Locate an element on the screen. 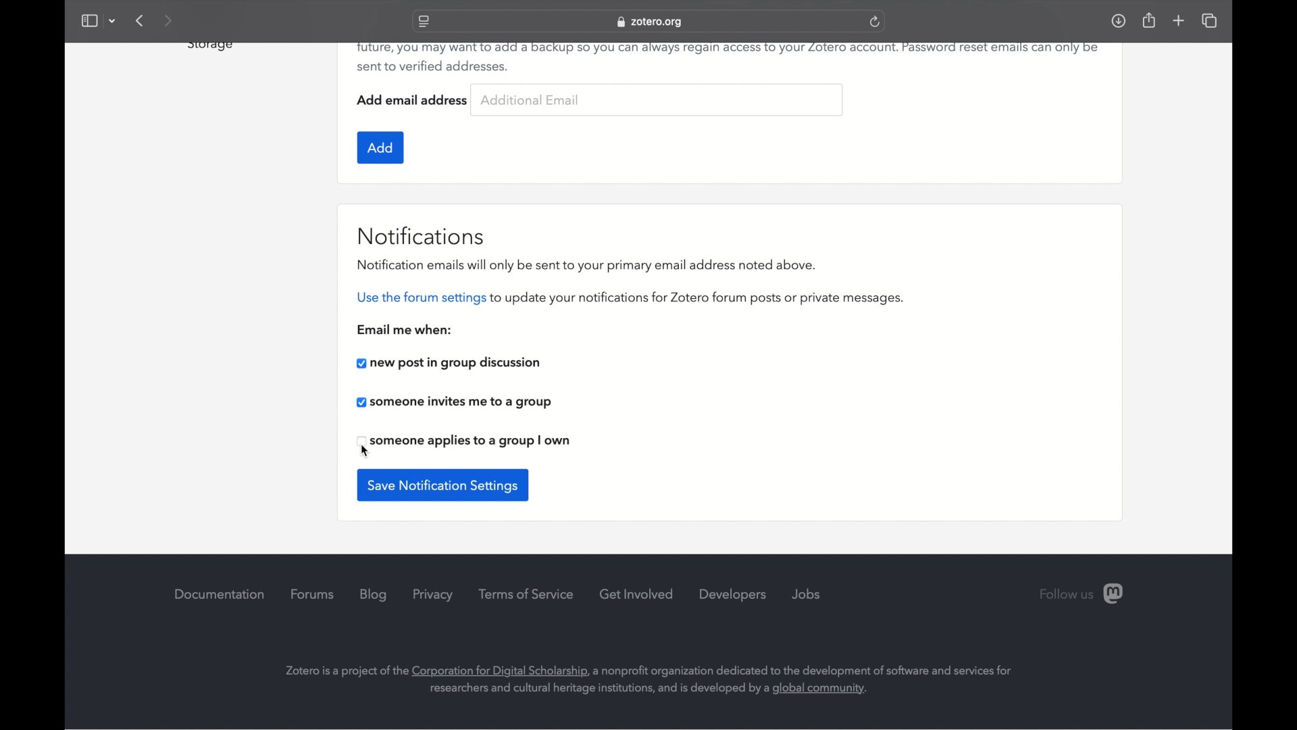 This screenshot has height=730, width=1297. previous is located at coordinates (141, 20).